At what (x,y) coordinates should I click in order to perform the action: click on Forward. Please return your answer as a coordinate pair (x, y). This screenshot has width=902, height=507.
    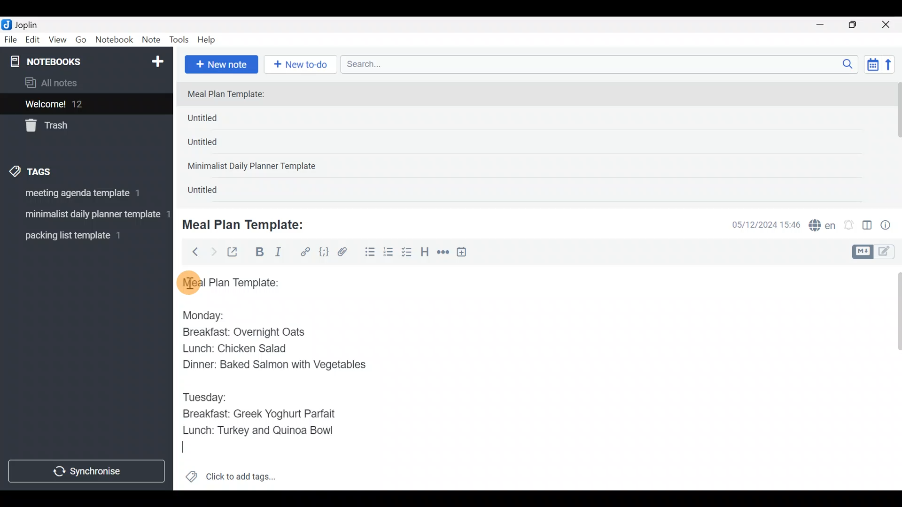
    Looking at the image, I should click on (213, 252).